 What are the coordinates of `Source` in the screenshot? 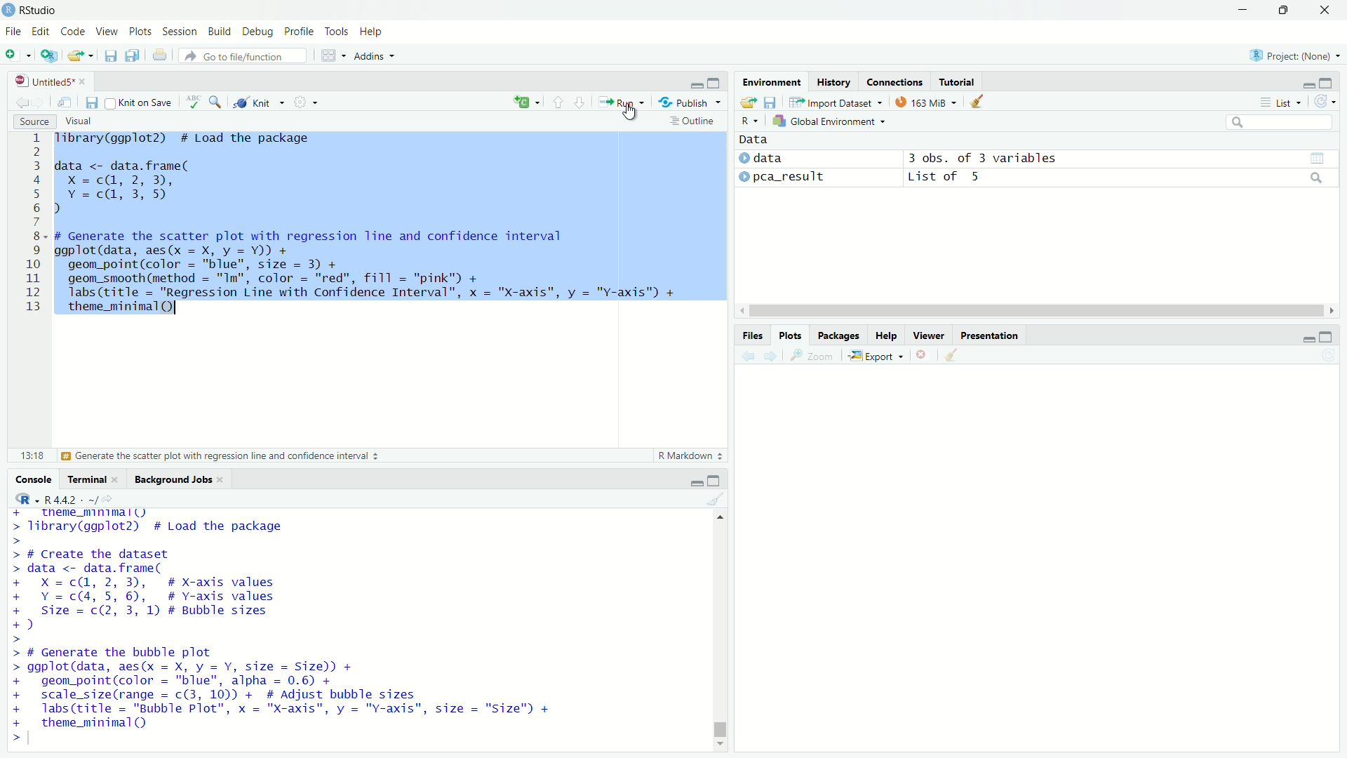 It's located at (33, 121).